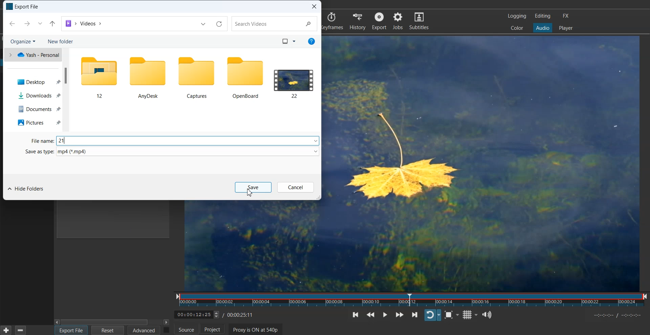  I want to click on Audio, so click(542, 27).